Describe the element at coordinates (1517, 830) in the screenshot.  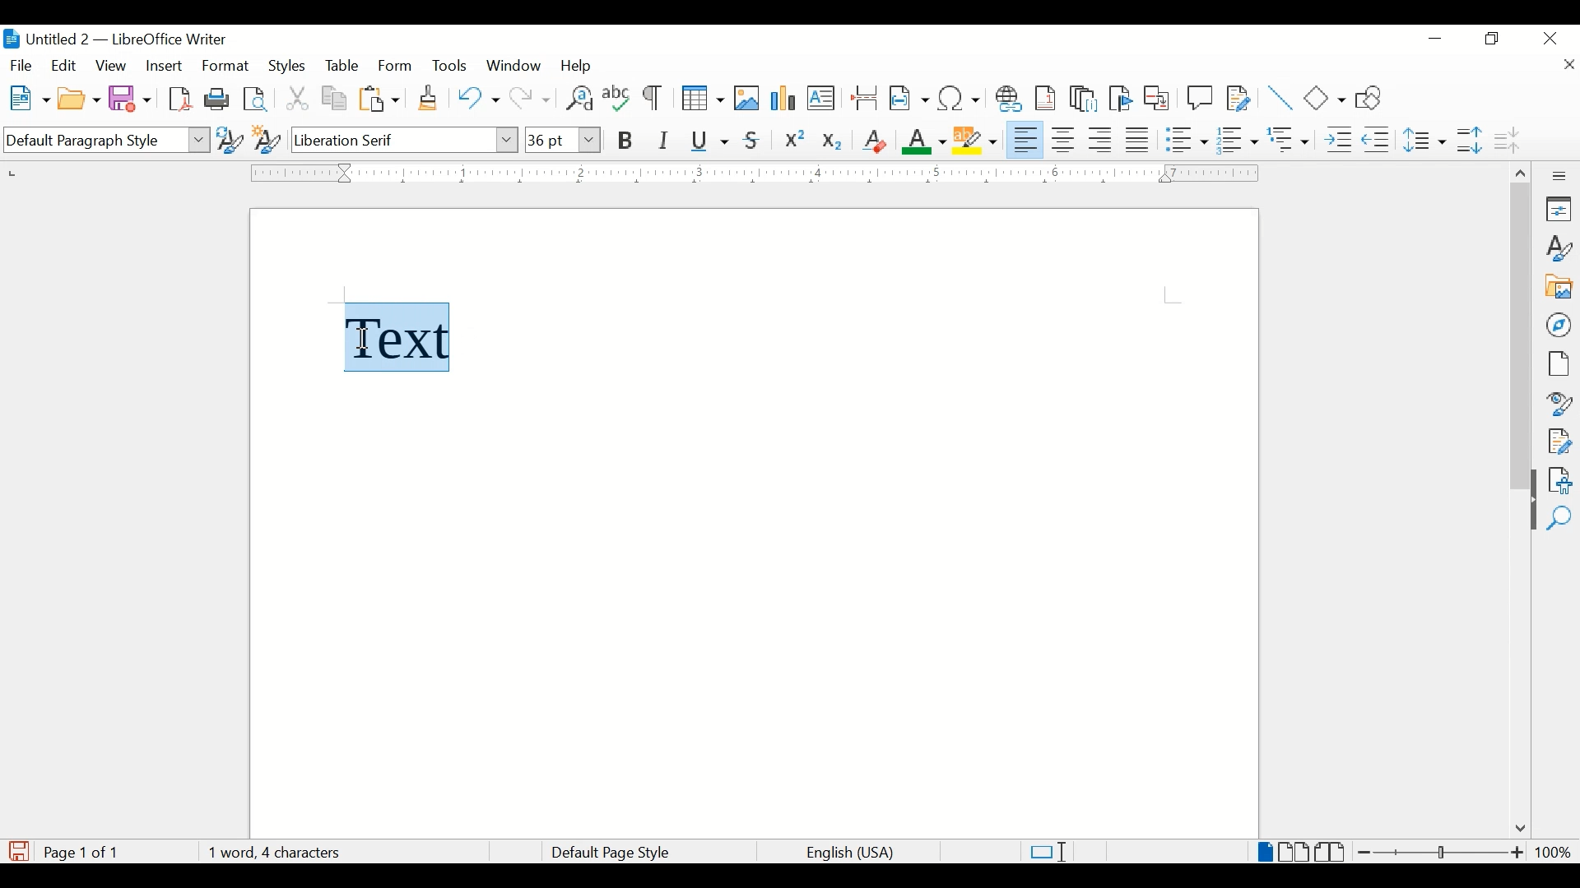
I see `scroll down arrow` at that location.